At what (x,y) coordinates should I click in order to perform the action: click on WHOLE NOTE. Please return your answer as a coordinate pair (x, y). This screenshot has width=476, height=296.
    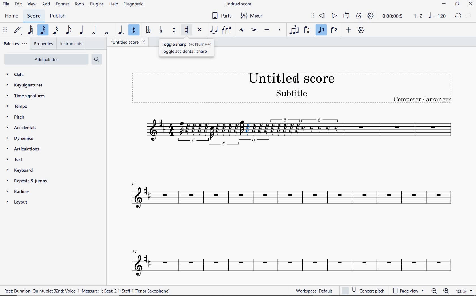
    Looking at the image, I should click on (107, 34).